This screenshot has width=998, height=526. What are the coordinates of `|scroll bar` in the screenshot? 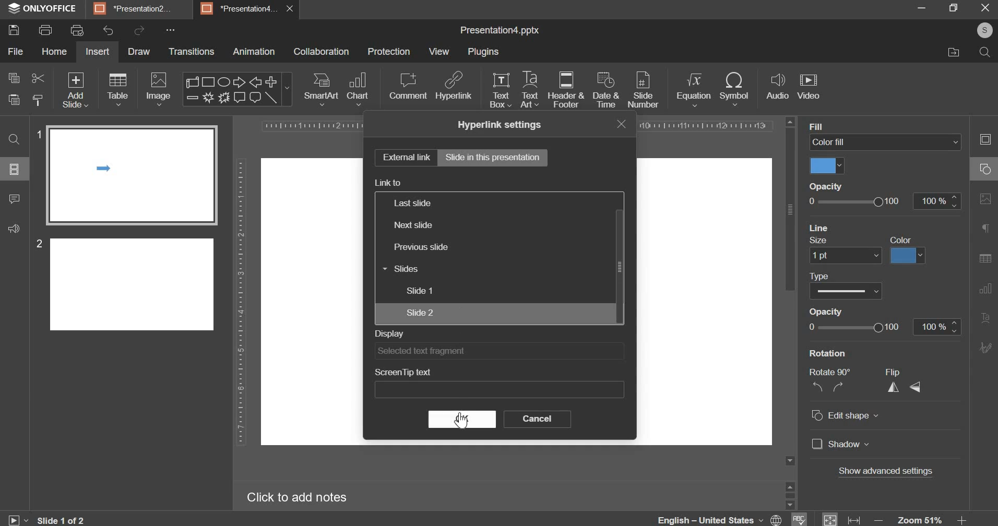 It's located at (617, 256).